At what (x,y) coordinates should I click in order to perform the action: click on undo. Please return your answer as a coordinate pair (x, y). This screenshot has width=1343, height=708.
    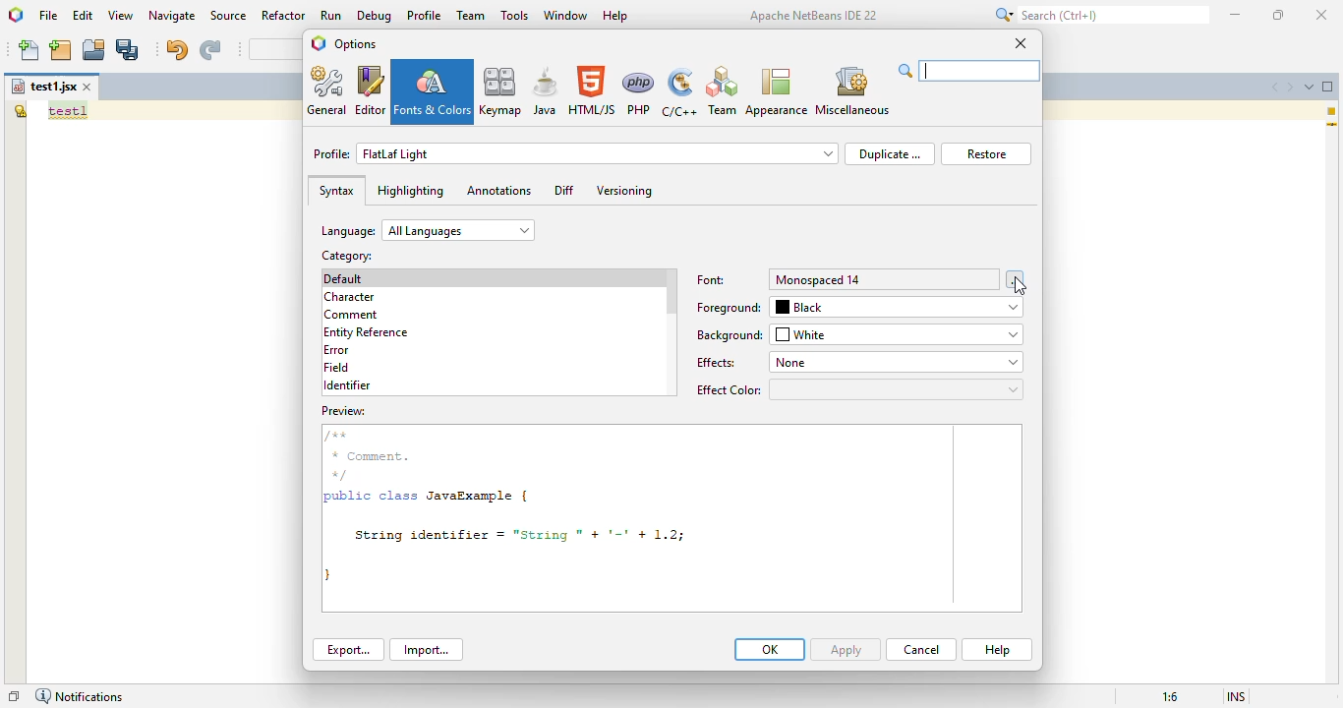
    Looking at the image, I should click on (176, 49).